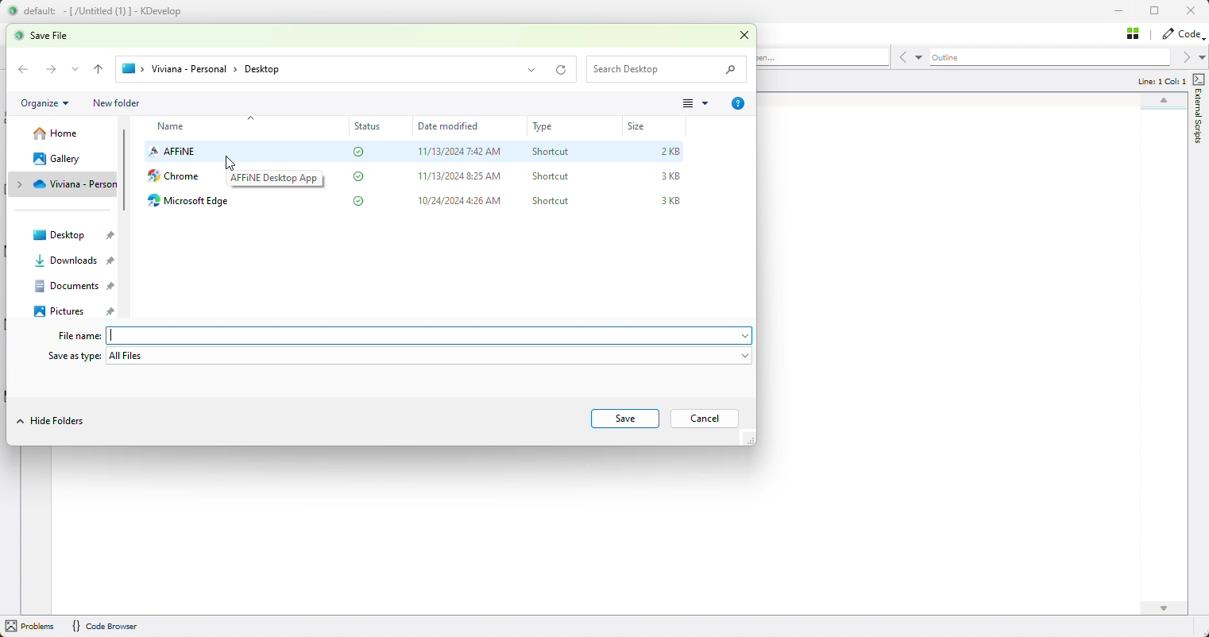 This screenshot has width=1209, height=637. I want to click on downloads, so click(77, 258).